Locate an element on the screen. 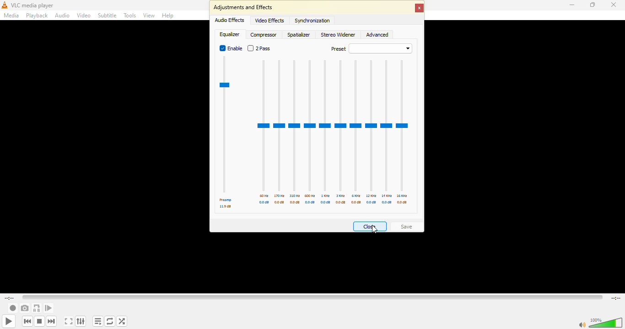 The height and width of the screenshot is (329, 625). adjustor is located at coordinates (387, 125).